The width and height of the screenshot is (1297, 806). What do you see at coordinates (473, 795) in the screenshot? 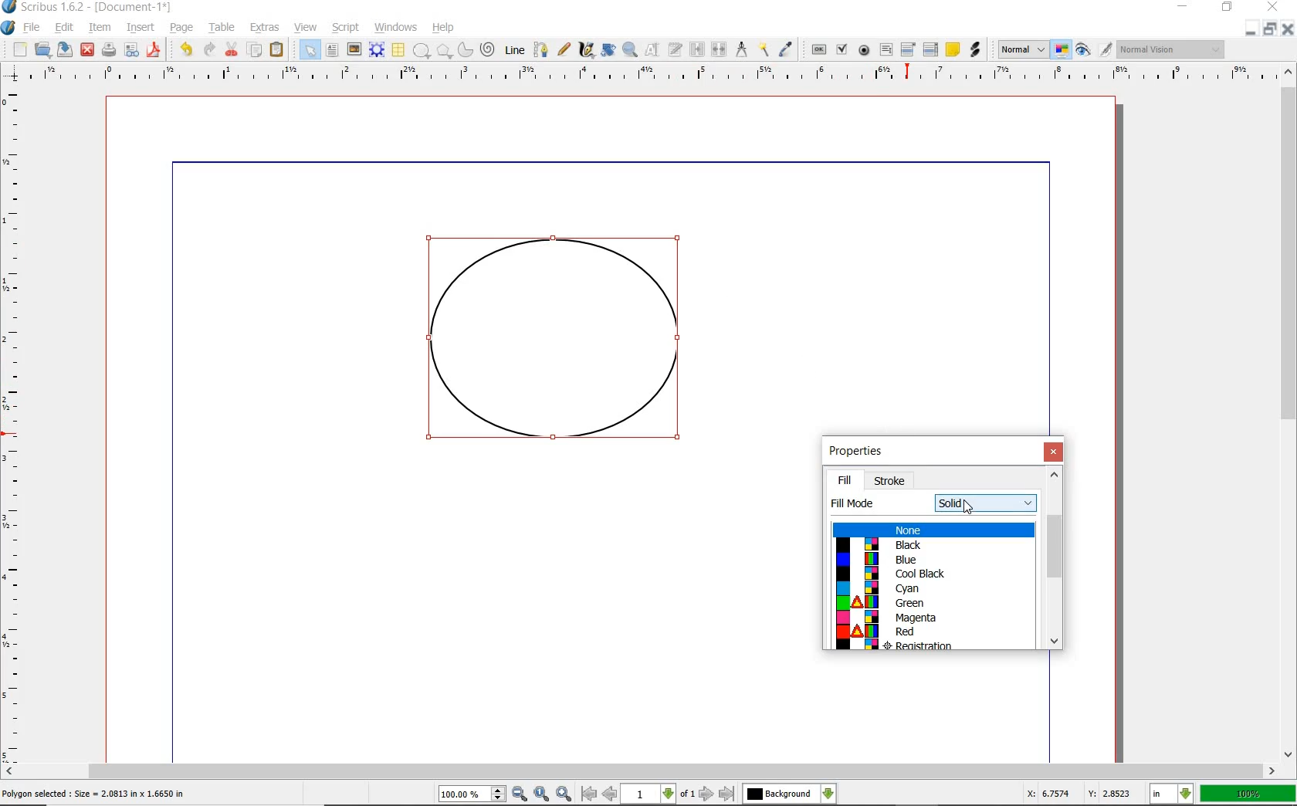
I see `zoom ` at bounding box center [473, 795].